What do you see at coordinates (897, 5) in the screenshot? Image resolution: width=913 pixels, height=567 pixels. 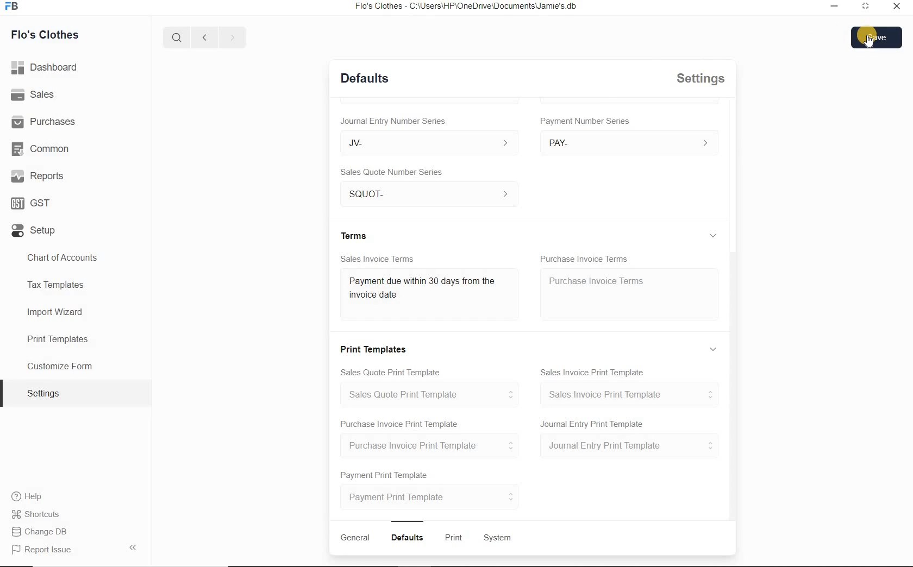 I see `Close` at bounding box center [897, 5].